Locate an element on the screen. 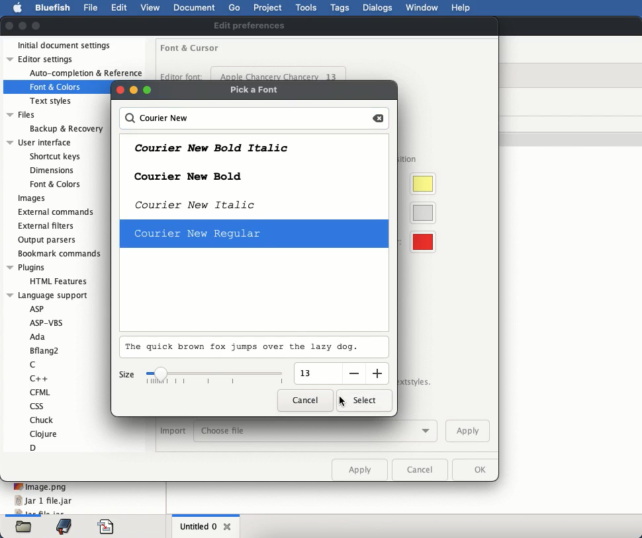  apple chancery chancery  is located at coordinates (281, 74).